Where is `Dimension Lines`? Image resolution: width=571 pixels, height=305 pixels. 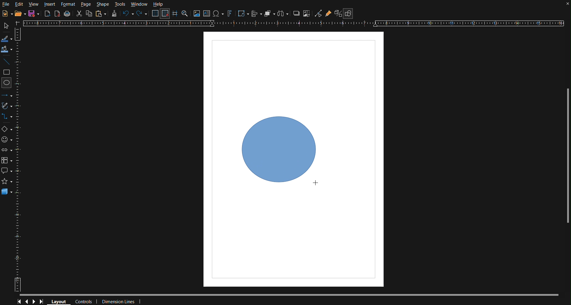 Dimension Lines is located at coordinates (119, 301).